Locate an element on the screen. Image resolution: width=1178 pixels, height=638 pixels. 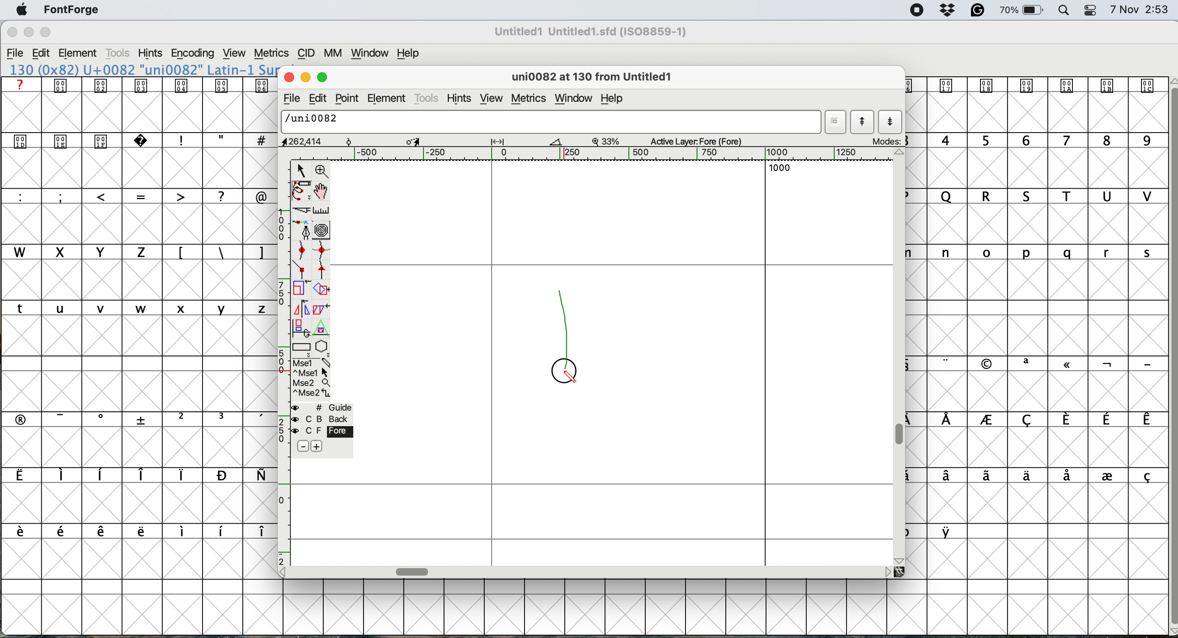
tools is located at coordinates (428, 98).